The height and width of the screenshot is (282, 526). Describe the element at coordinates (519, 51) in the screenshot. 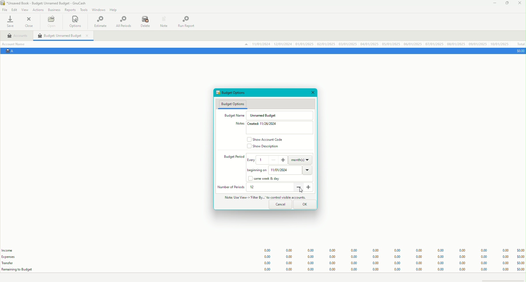

I see `$0` at that location.